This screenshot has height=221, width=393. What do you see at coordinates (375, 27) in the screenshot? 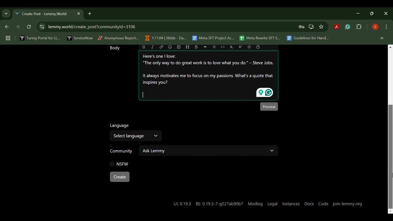
I see `Browser Profile ` at bounding box center [375, 27].